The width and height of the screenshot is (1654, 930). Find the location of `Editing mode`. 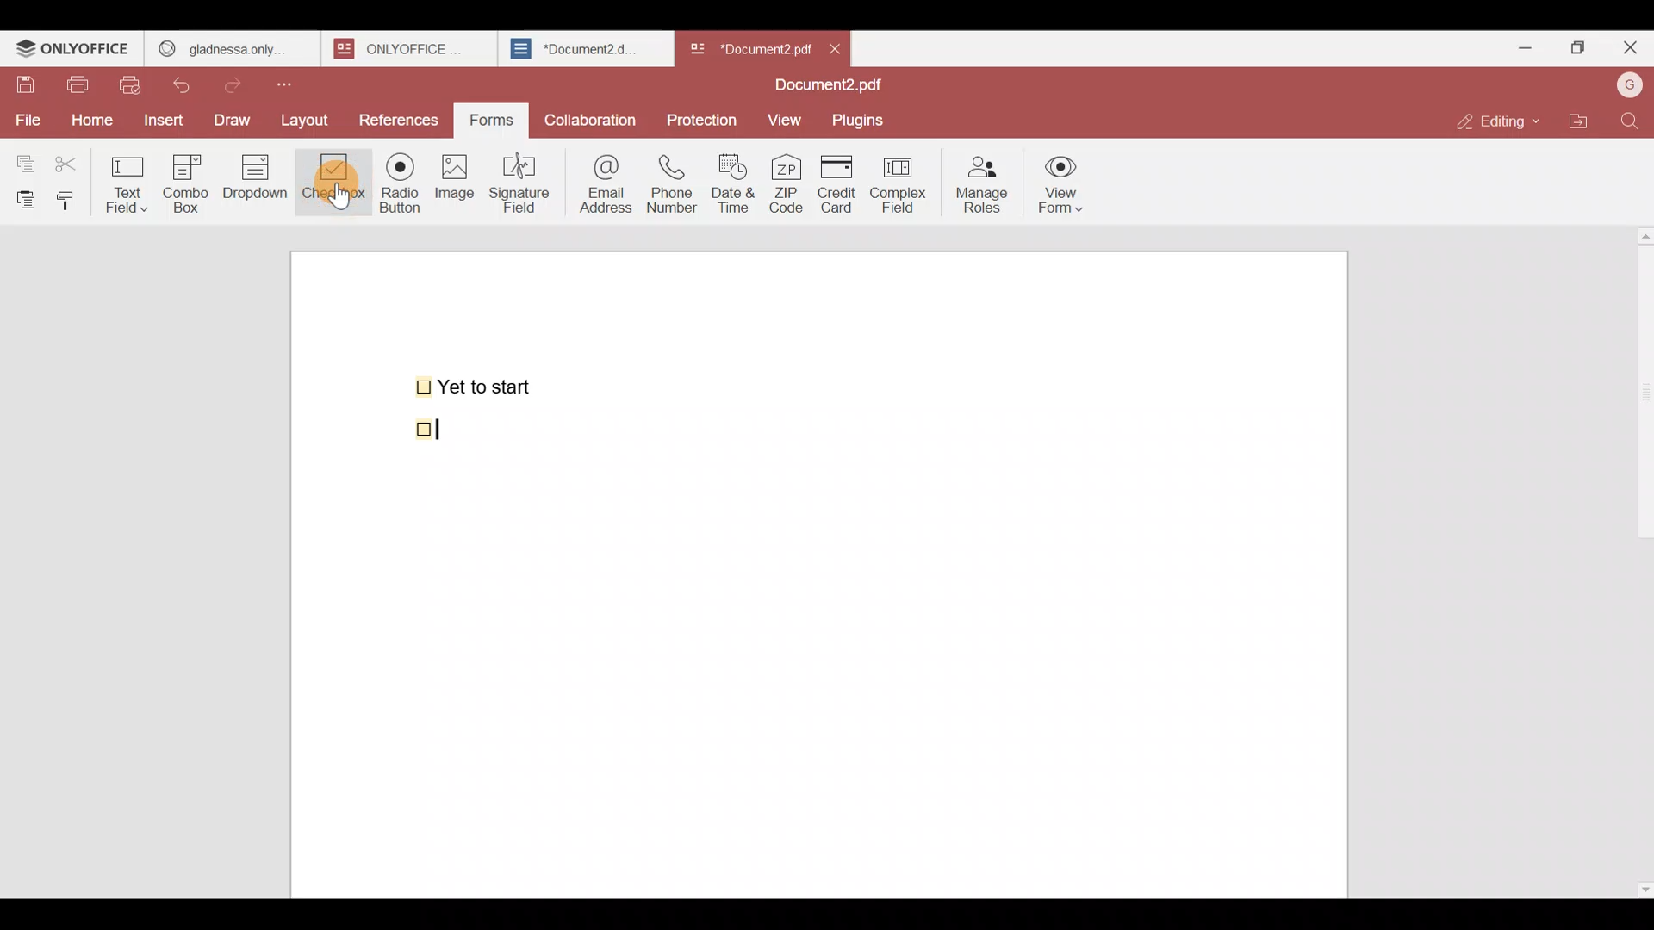

Editing mode is located at coordinates (1495, 121).